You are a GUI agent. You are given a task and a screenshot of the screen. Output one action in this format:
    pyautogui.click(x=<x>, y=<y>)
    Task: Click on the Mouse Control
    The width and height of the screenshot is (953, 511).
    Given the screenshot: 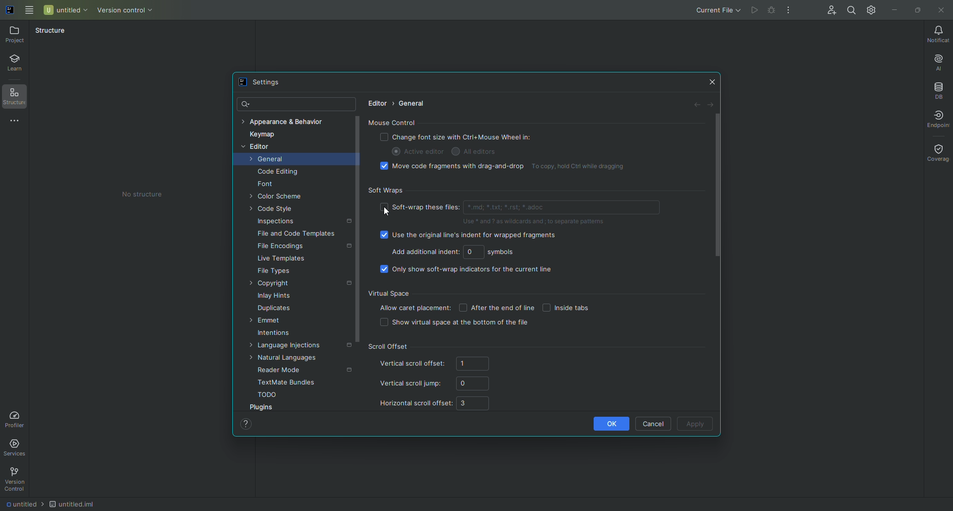 What is the action you would take?
    pyautogui.click(x=515, y=146)
    